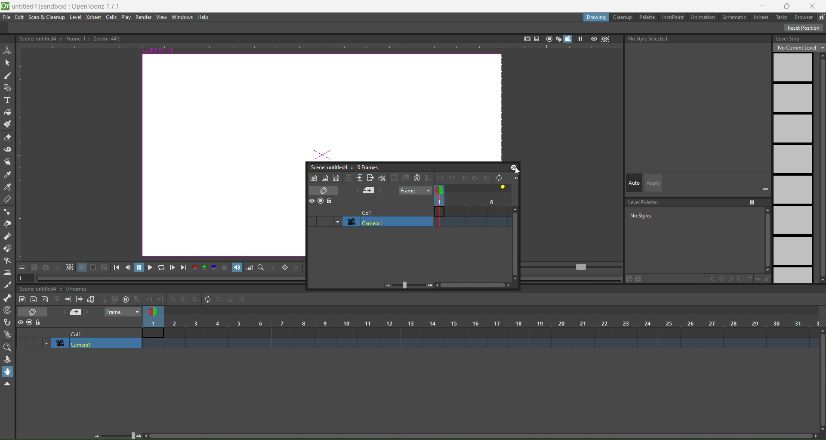 This screenshot has width=826, height=440. What do you see at coordinates (336, 177) in the screenshot?
I see `new vector level` at bounding box center [336, 177].